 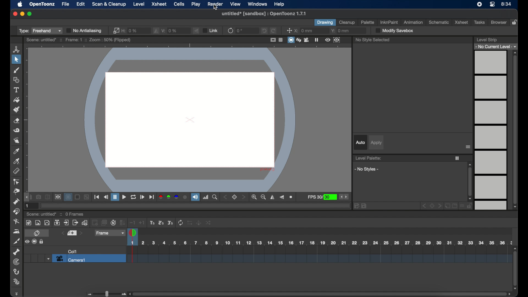 What do you see at coordinates (263, 13) in the screenshot?
I see `file name` at bounding box center [263, 13].